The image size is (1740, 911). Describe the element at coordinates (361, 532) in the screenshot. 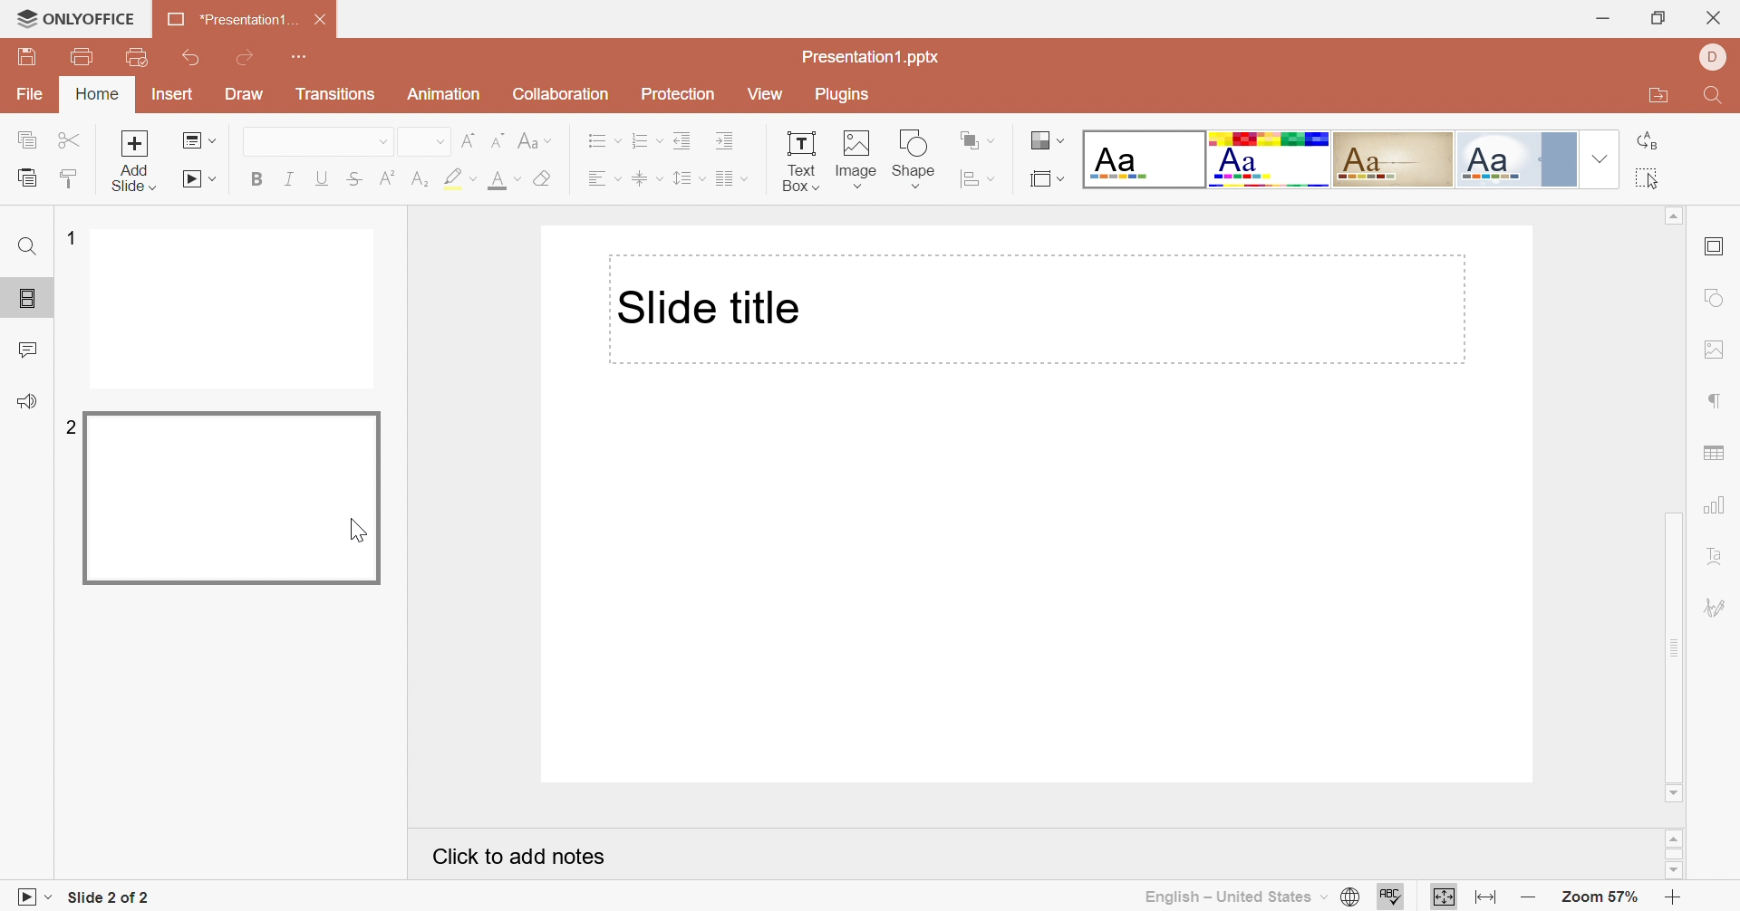

I see `cursor` at that location.